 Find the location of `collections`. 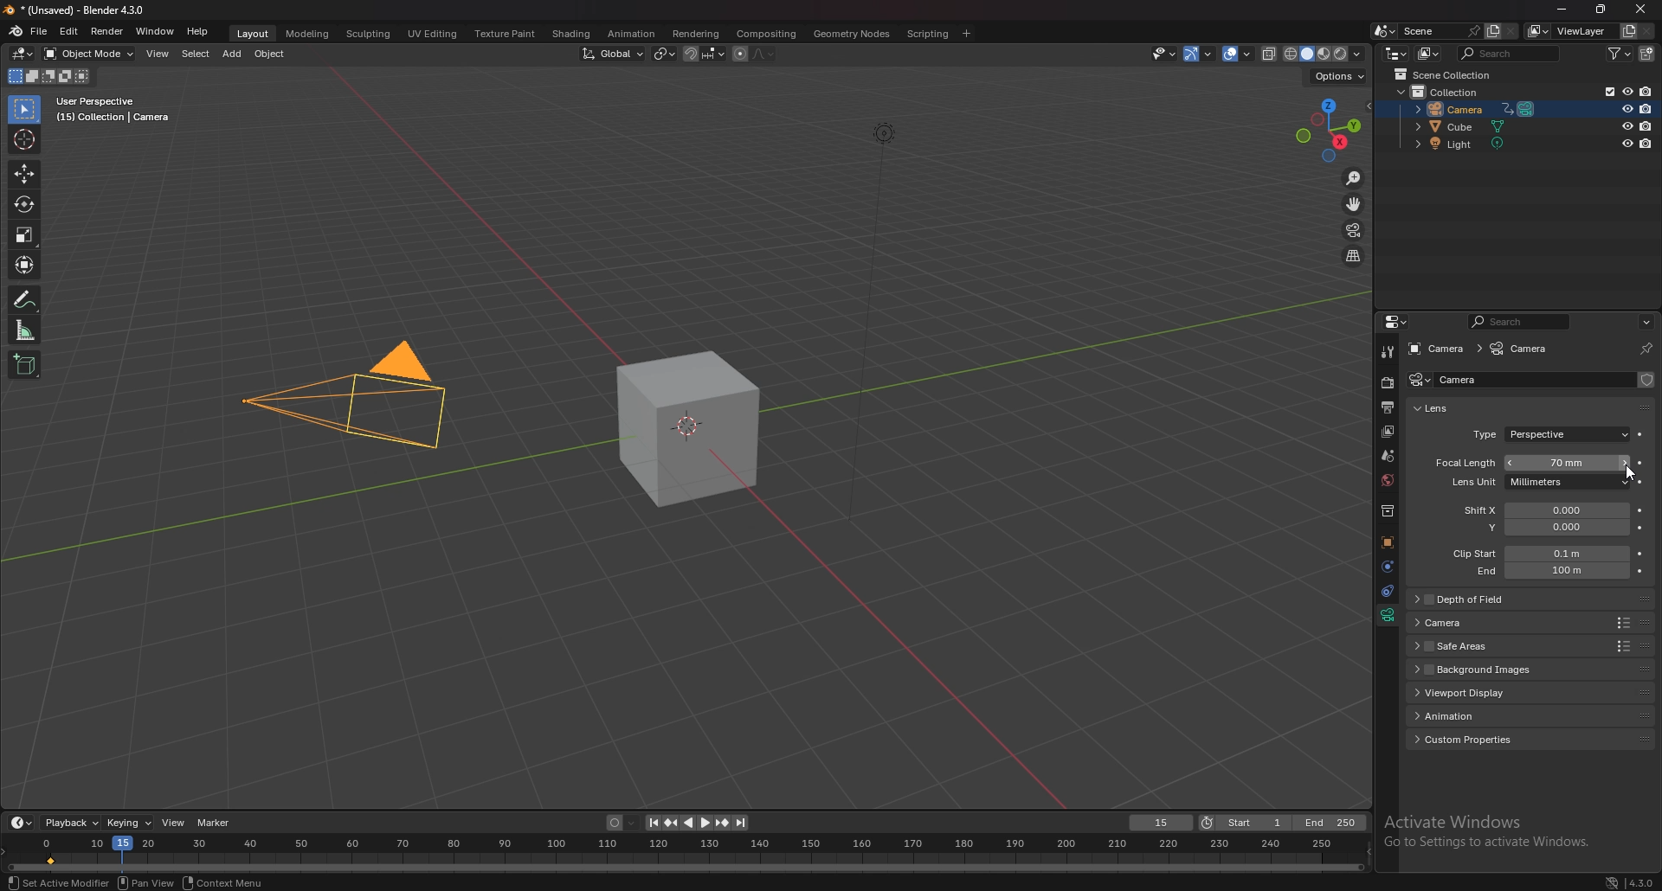

collections is located at coordinates (1387, 512).